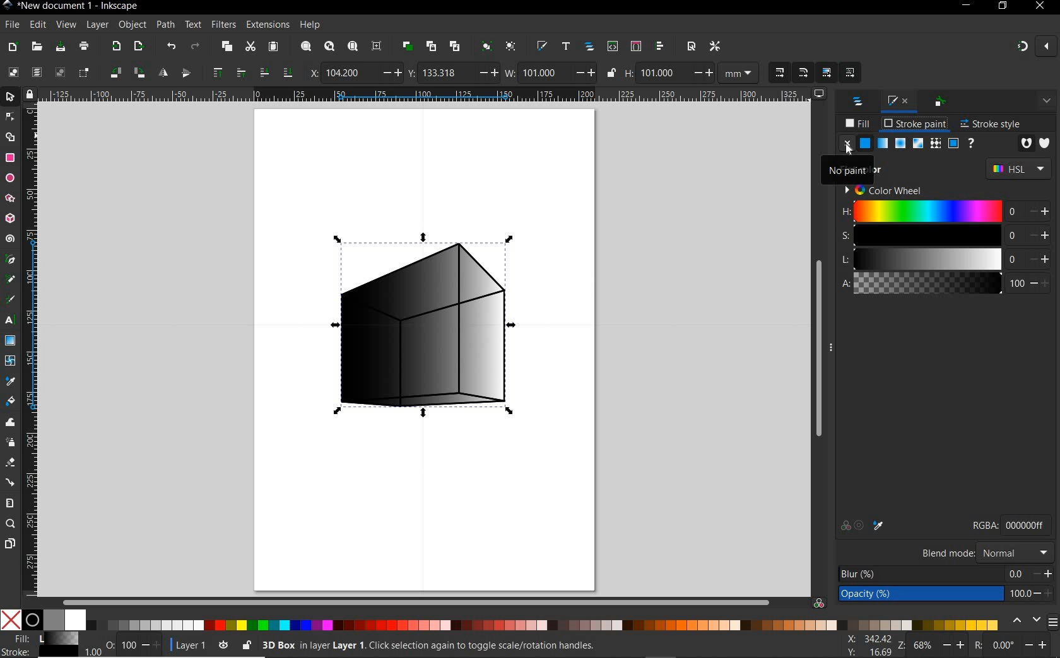  Describe the element at coordinates (858, 123) in the screenshot. I see `FILL` at that location.